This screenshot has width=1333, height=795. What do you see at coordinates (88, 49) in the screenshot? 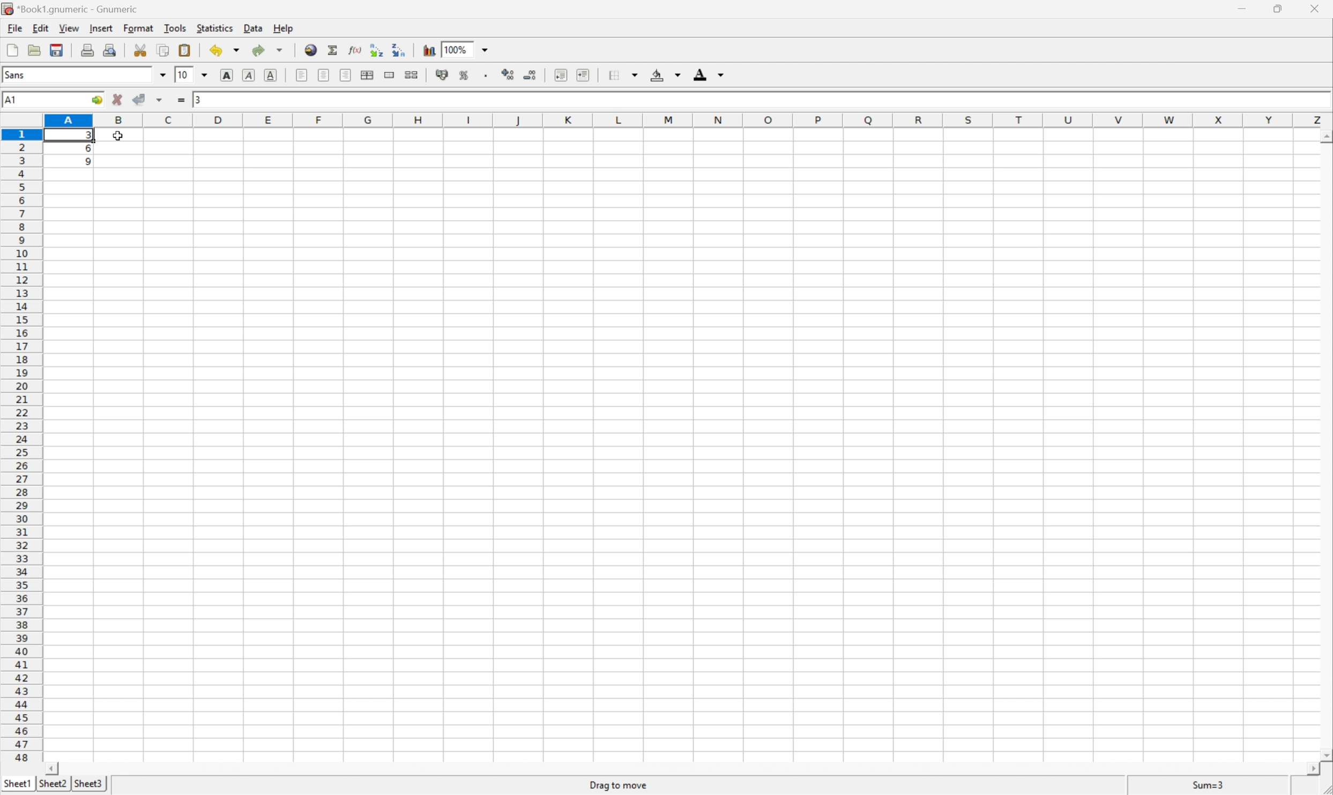
I see `Print current file` at bounding box center [88, 49].